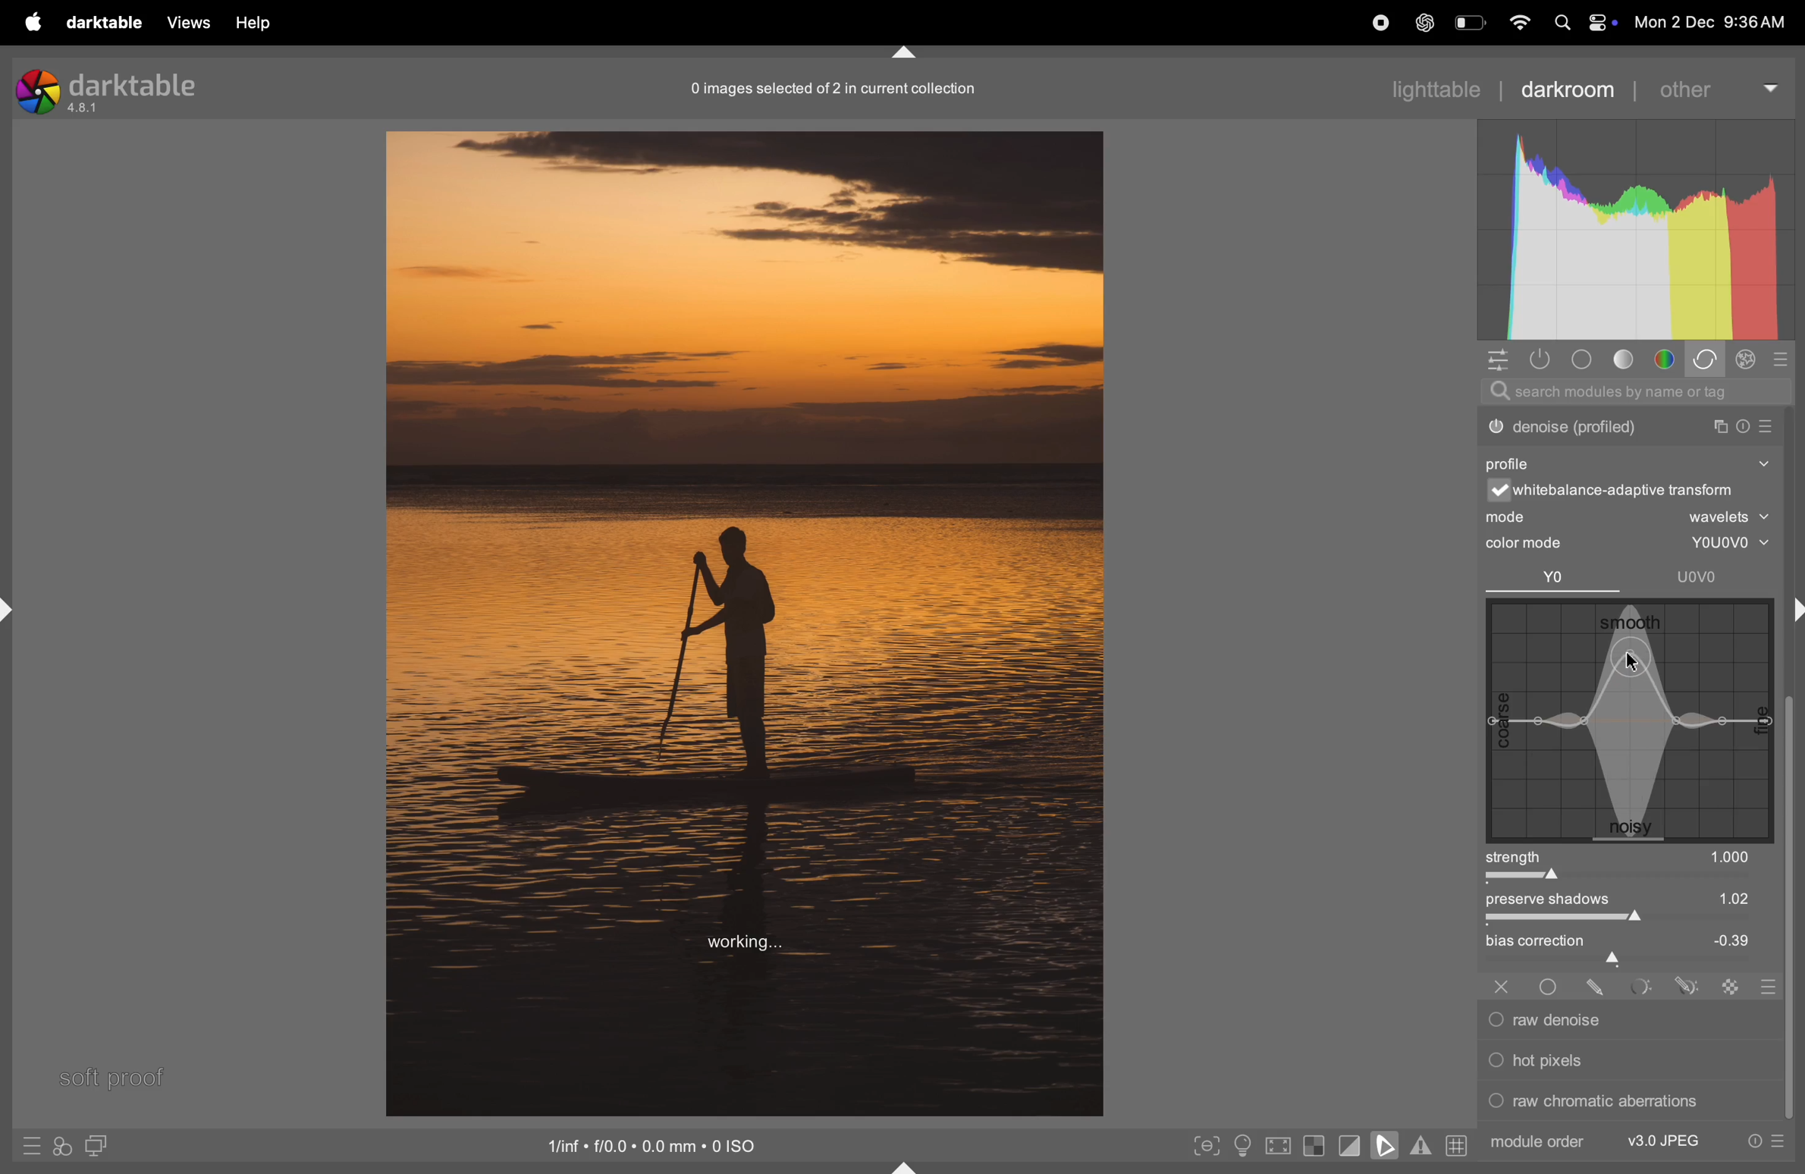 The width and height of the screenshot is (1805, 1174). Describe the element at coordinates (1436, 89) in the screenshot. I see `lighttable` at that location.